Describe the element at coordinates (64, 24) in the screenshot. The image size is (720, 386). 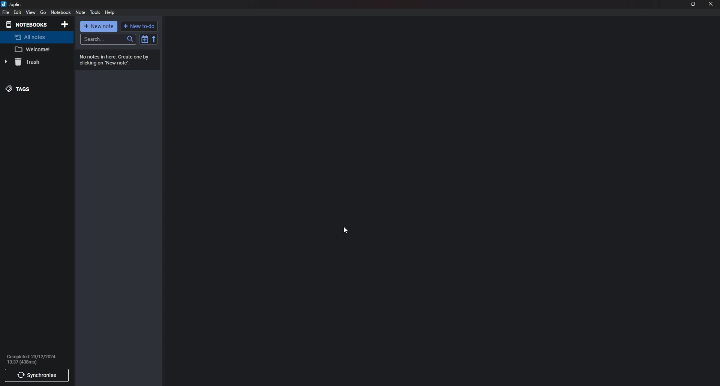
I see `Add notebooks` at that location.